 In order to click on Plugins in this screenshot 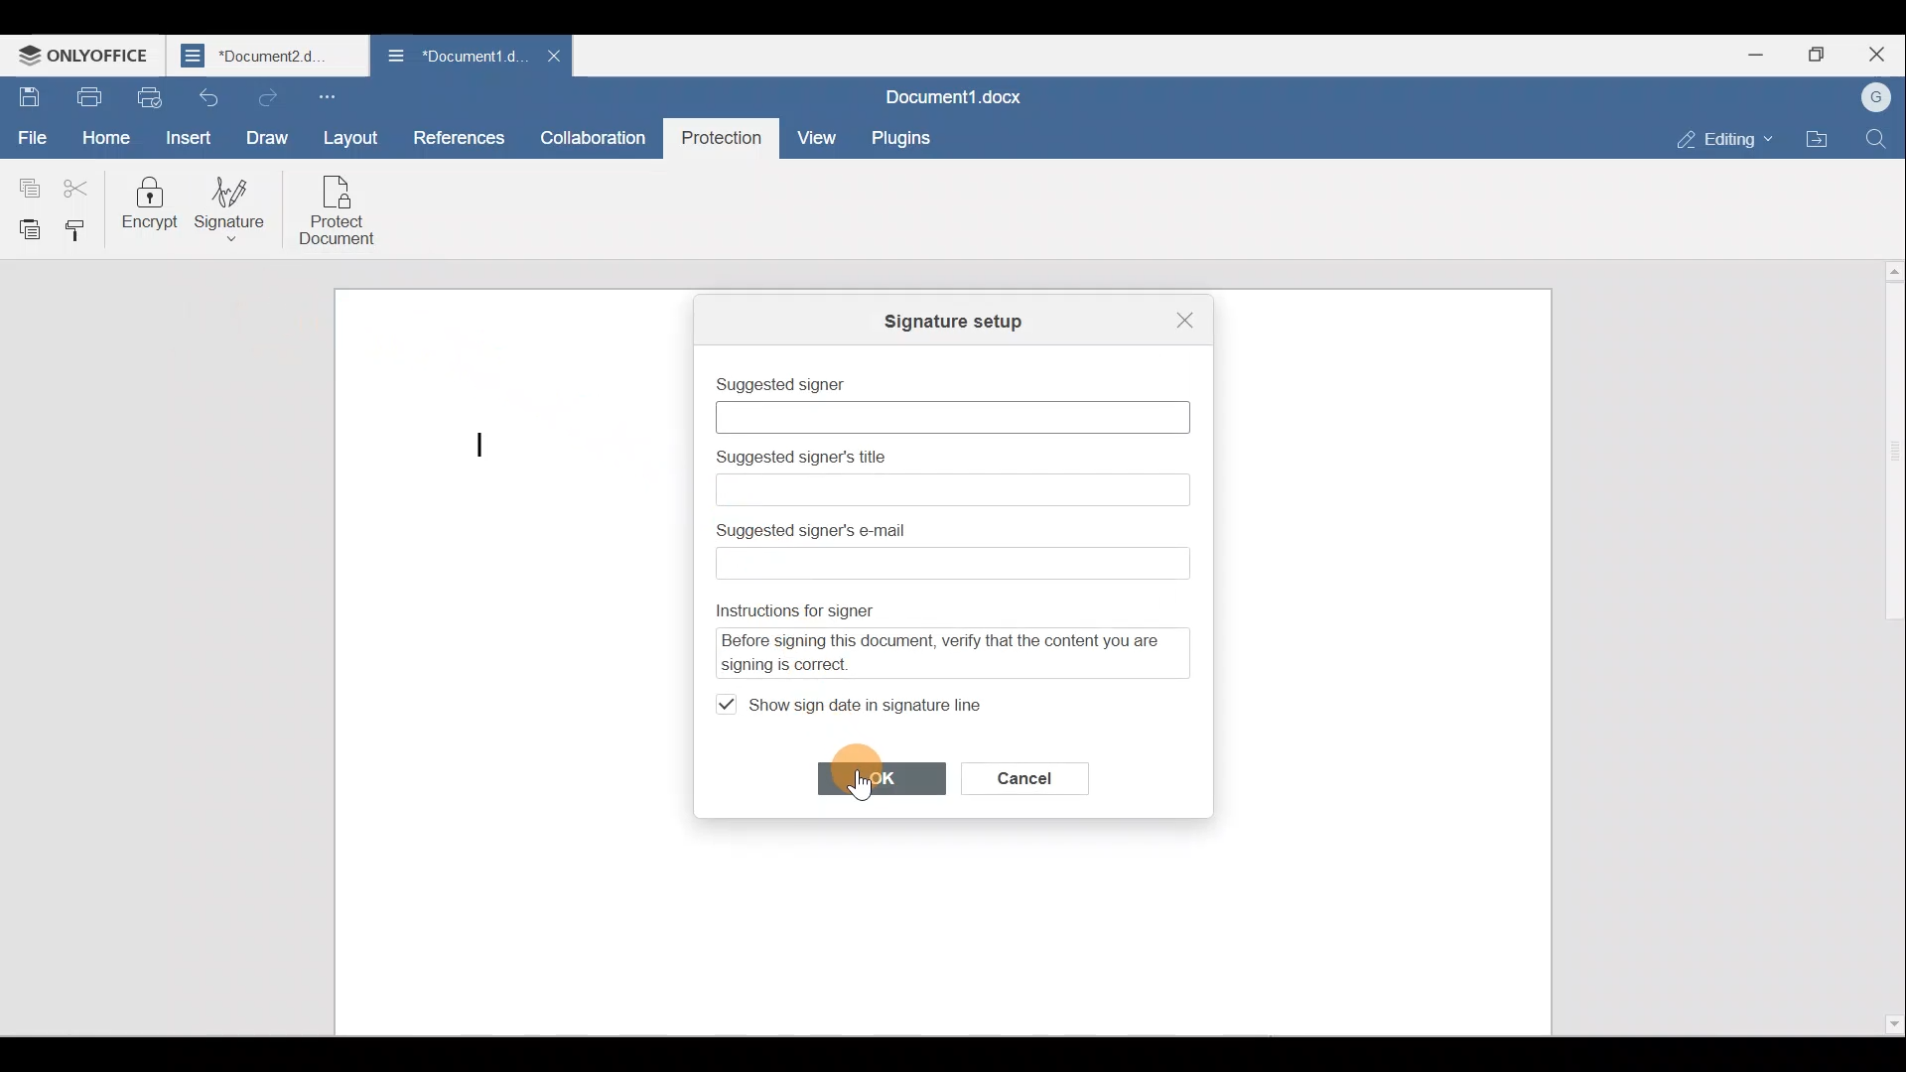, I will do `click(900, 138)`.